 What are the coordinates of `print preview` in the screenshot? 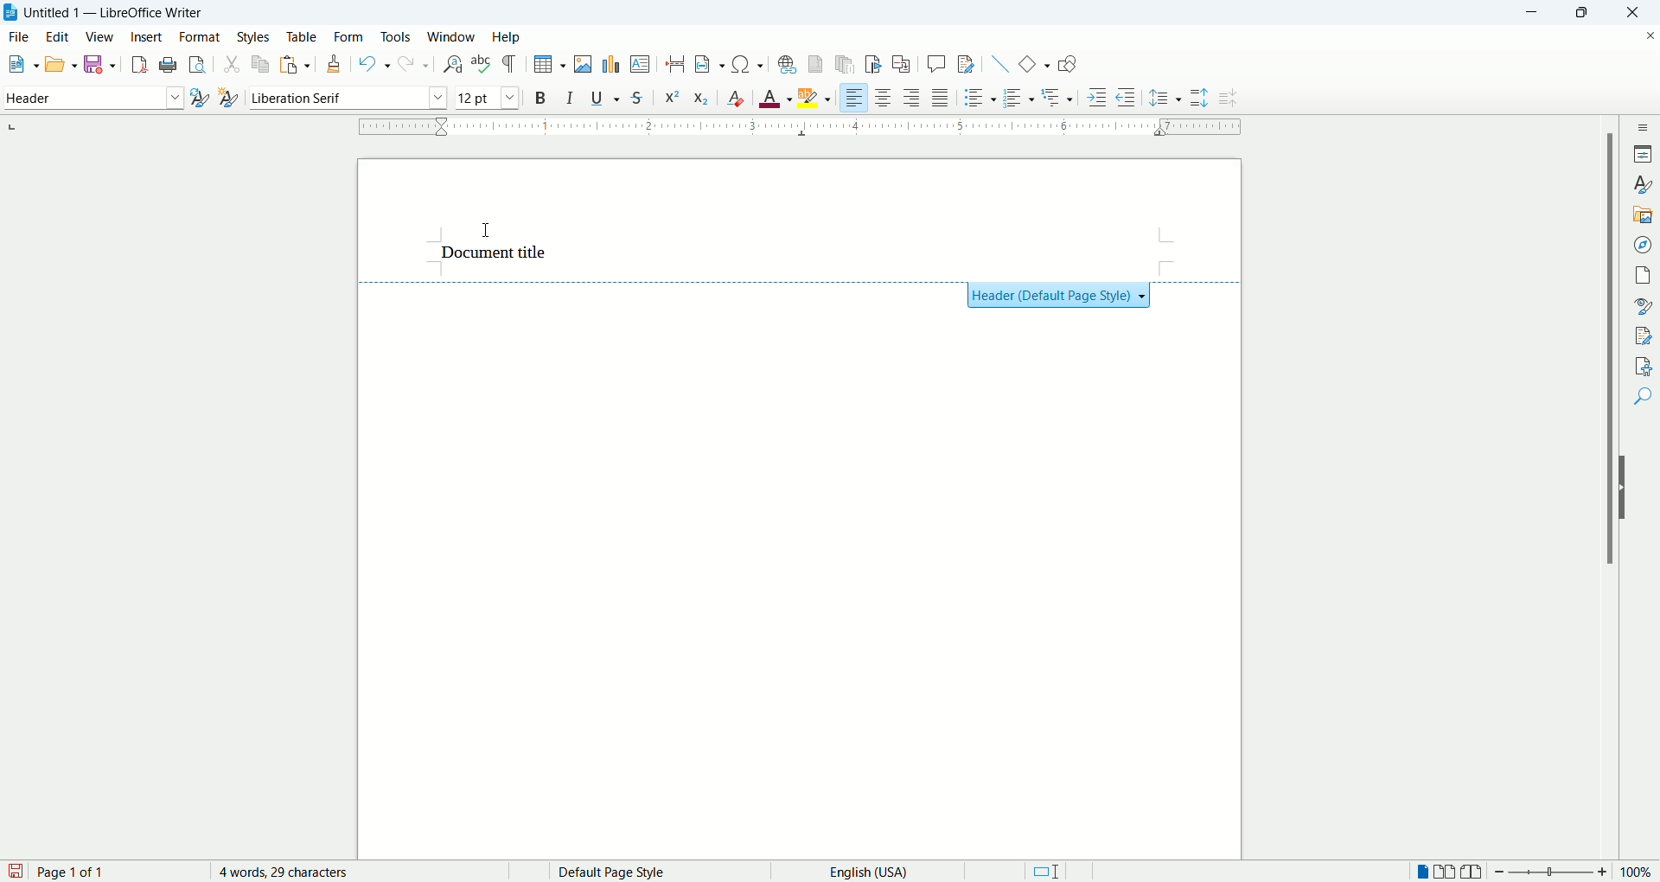 It's located at (200, 64).